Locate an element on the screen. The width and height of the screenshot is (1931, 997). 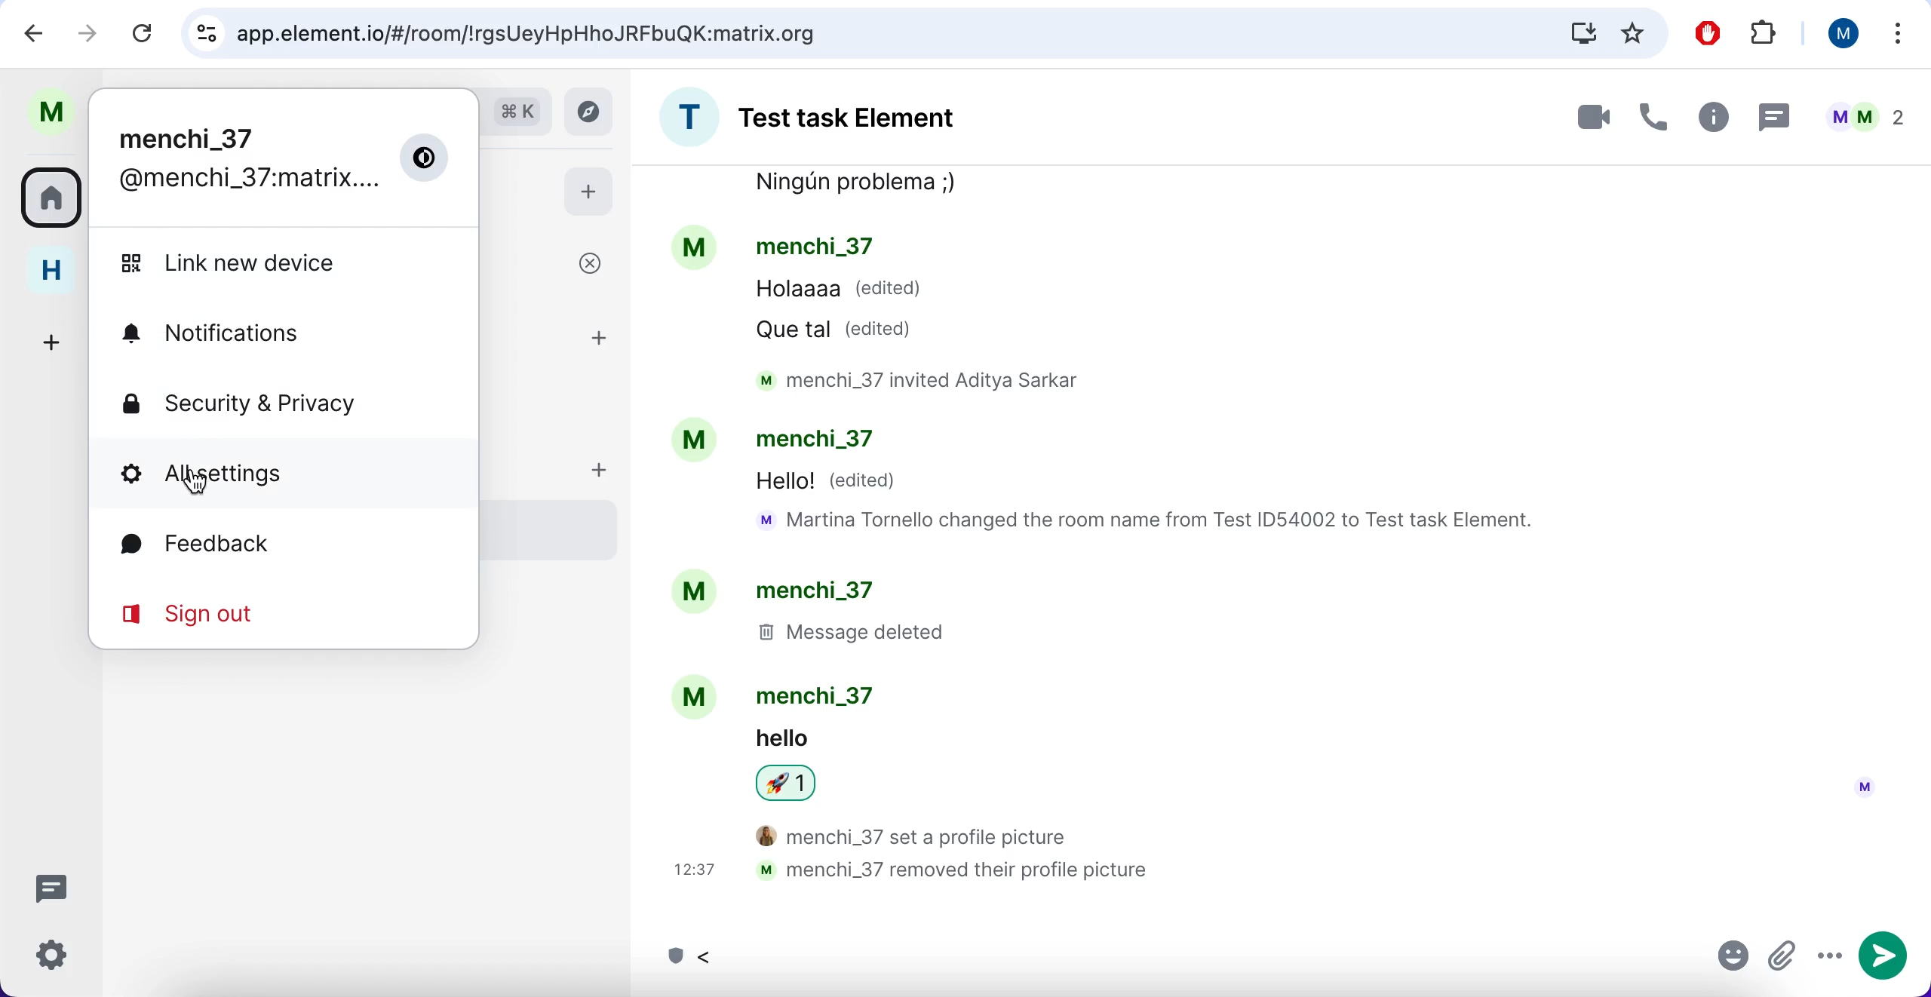
send is located at coordinates (1883, 959).